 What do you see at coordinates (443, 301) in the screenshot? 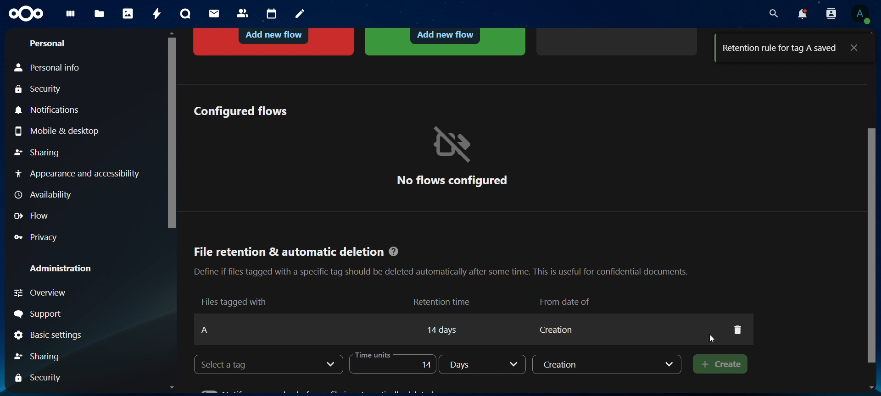
I see `retention time` at bounding box center [443, 301].